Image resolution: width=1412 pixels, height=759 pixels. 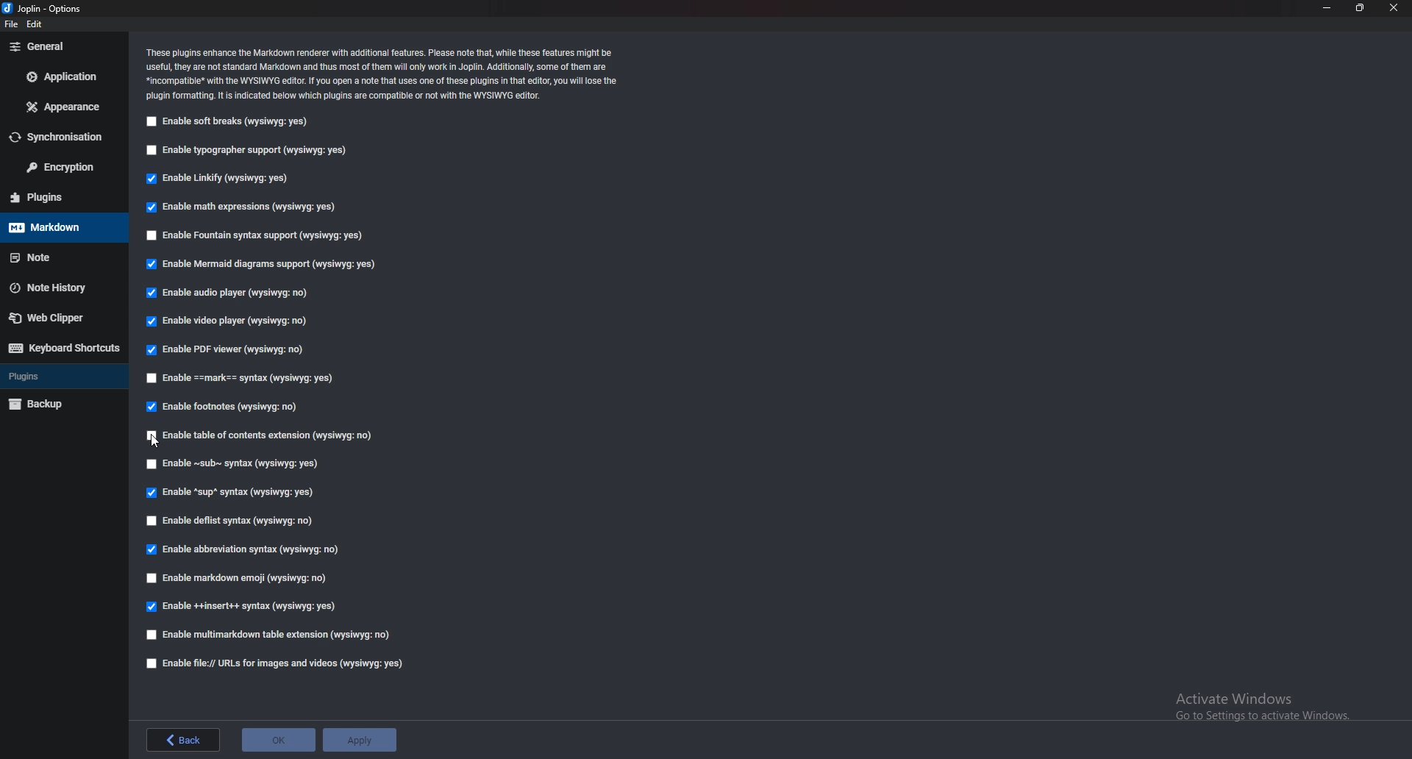 I want to click on enable table of contents extension, so click(x=267, y=437).